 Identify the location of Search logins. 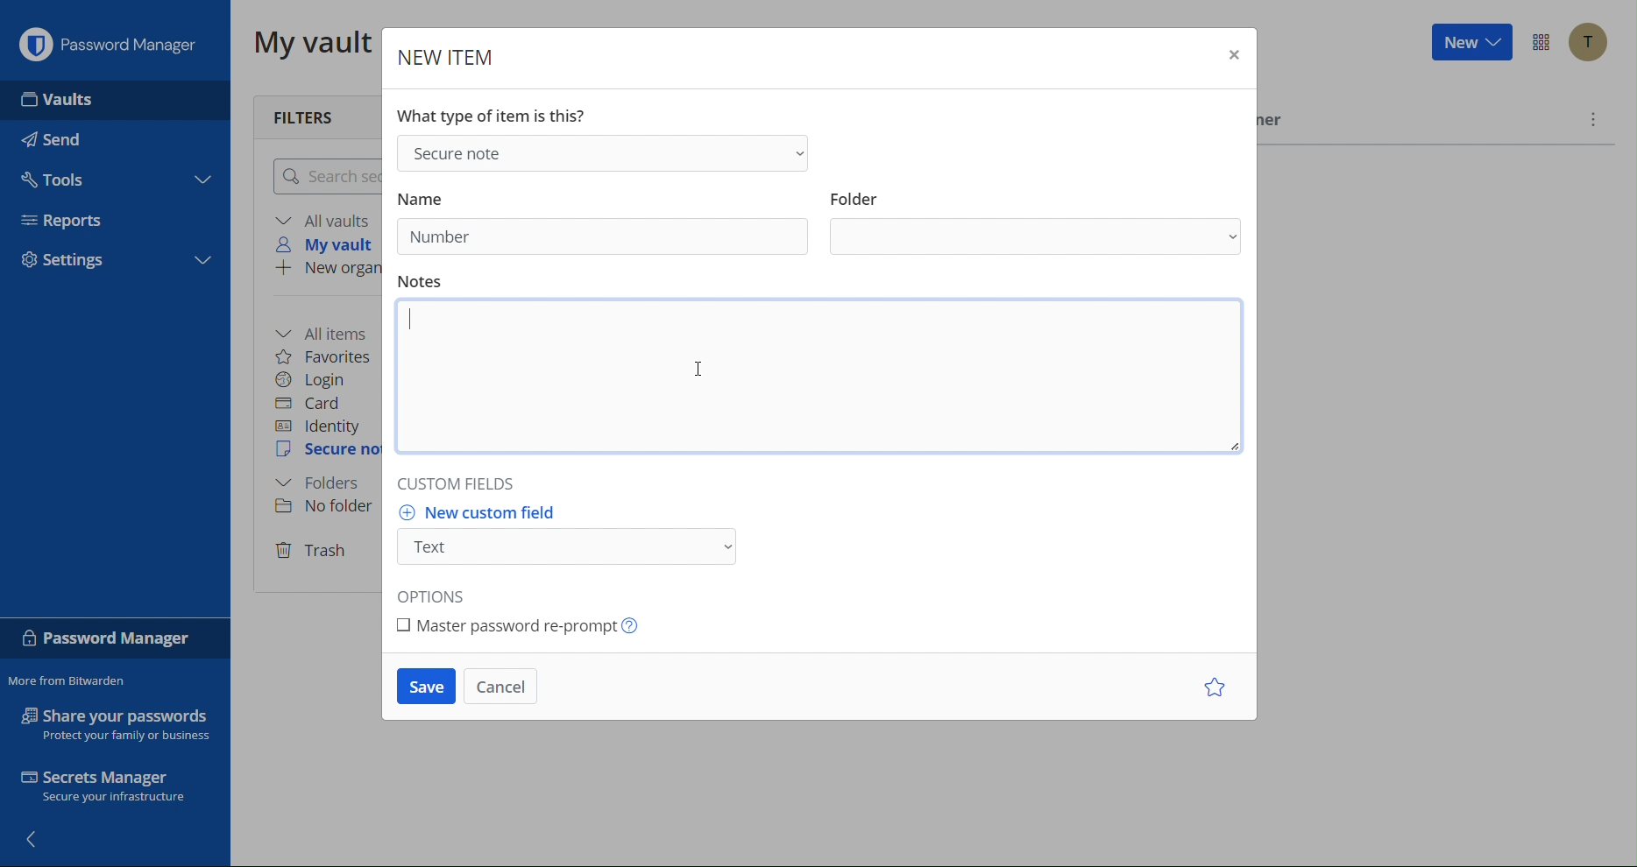
(323, 176).